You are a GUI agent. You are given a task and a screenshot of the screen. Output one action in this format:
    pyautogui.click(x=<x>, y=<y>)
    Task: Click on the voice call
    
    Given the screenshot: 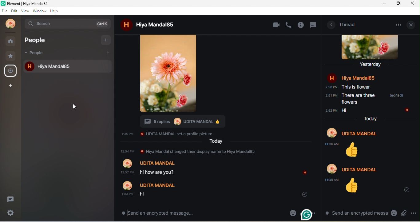 What is the action you would take?
    pyautogui.click(x=289, y=25)
    